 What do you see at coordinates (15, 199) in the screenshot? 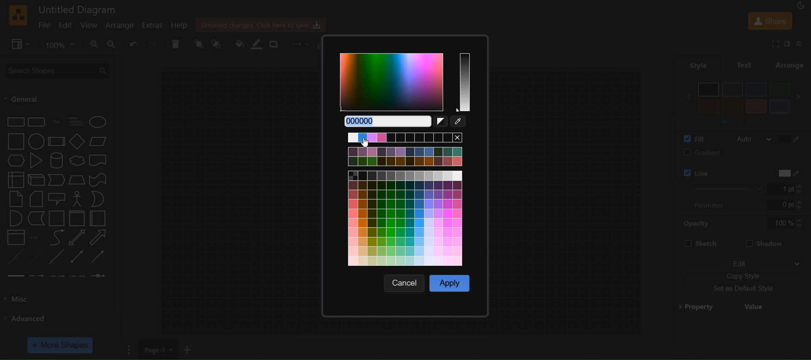
I see `note` at bounding box center [15, 199].